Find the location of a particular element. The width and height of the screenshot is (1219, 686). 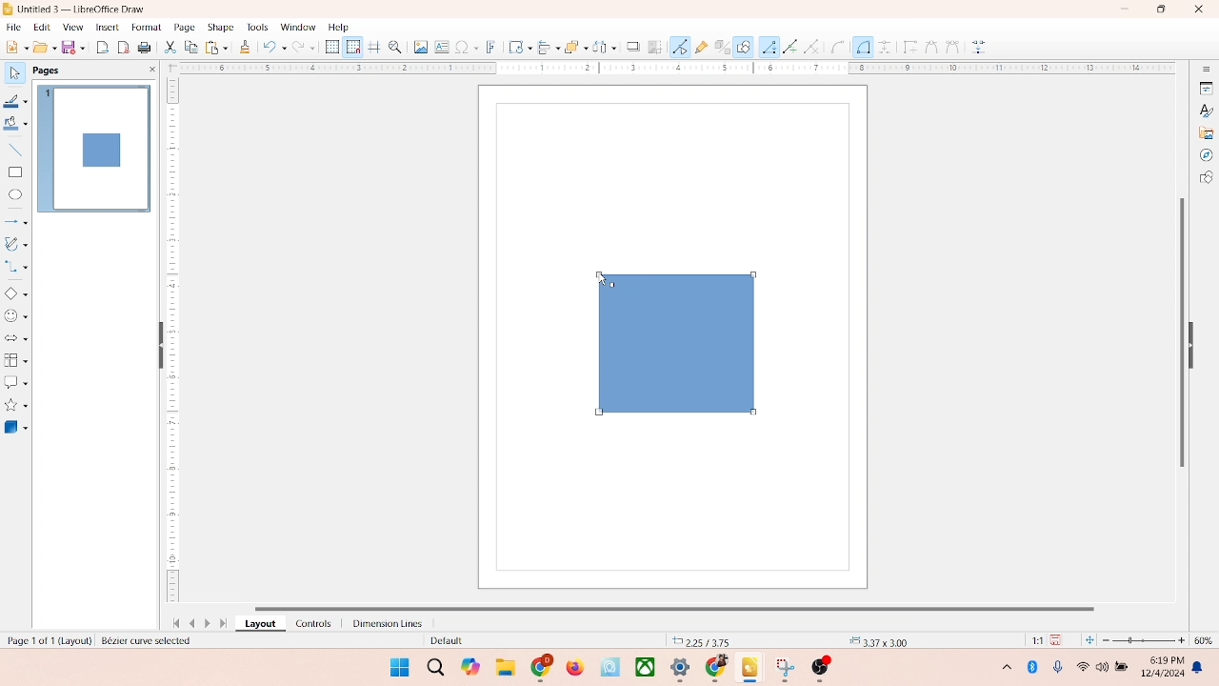

scale bar is located at coordinates (670, 69).